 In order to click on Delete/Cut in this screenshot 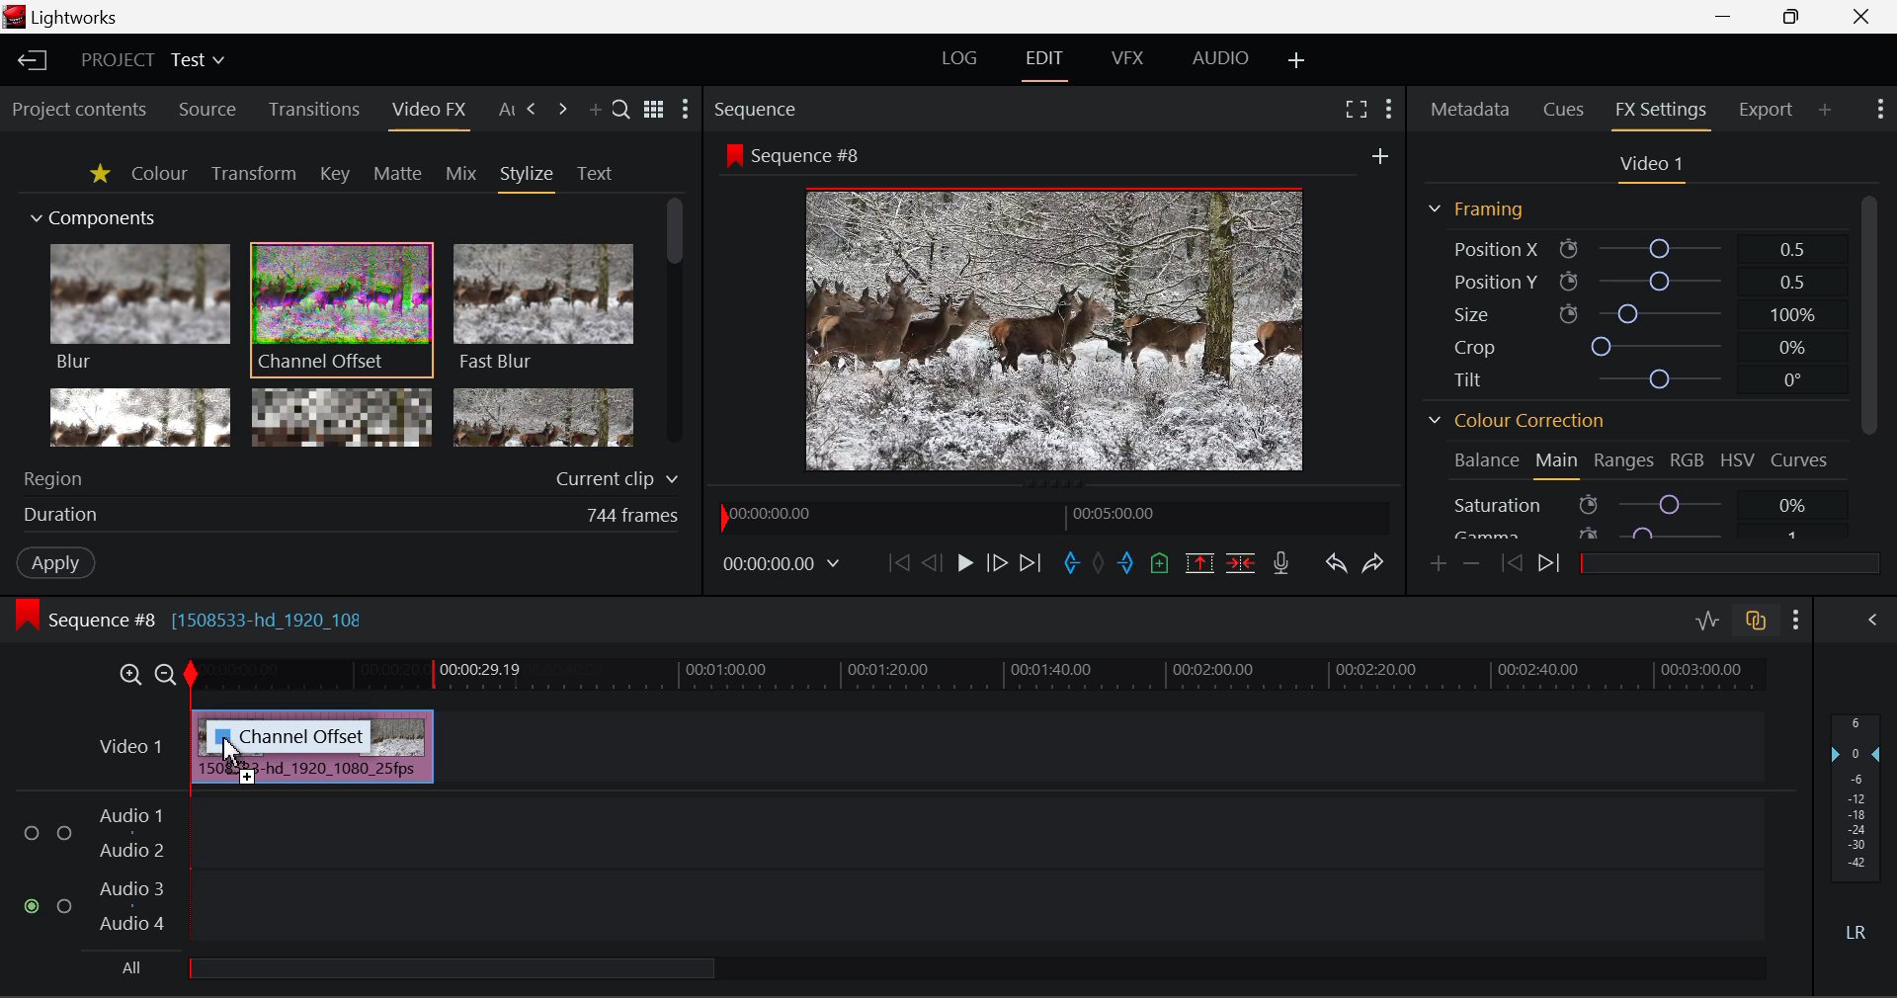, I will do `click(1243, 564)`.